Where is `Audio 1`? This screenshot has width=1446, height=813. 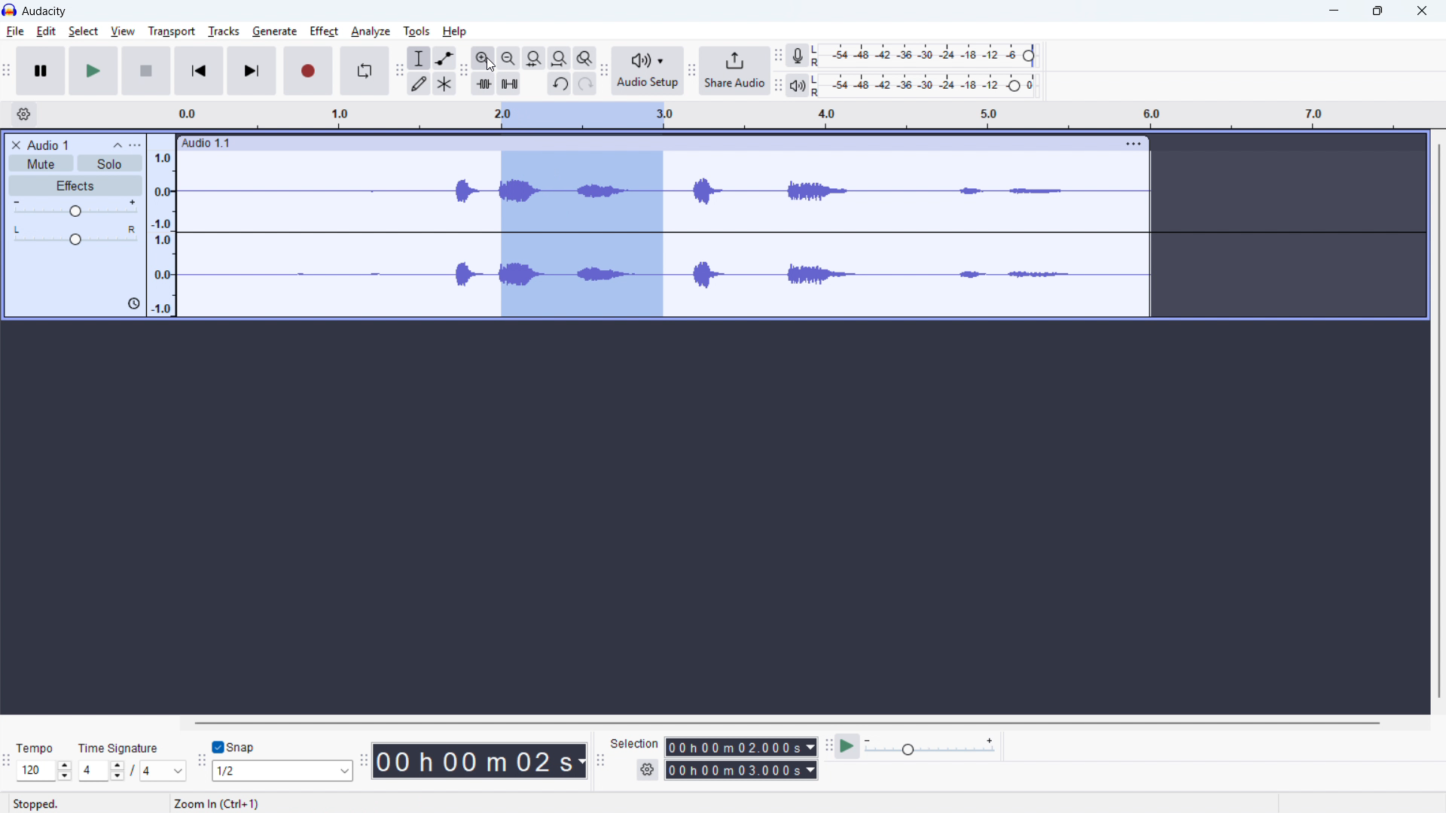 Audio 1 is located at coordinates (48, 145).